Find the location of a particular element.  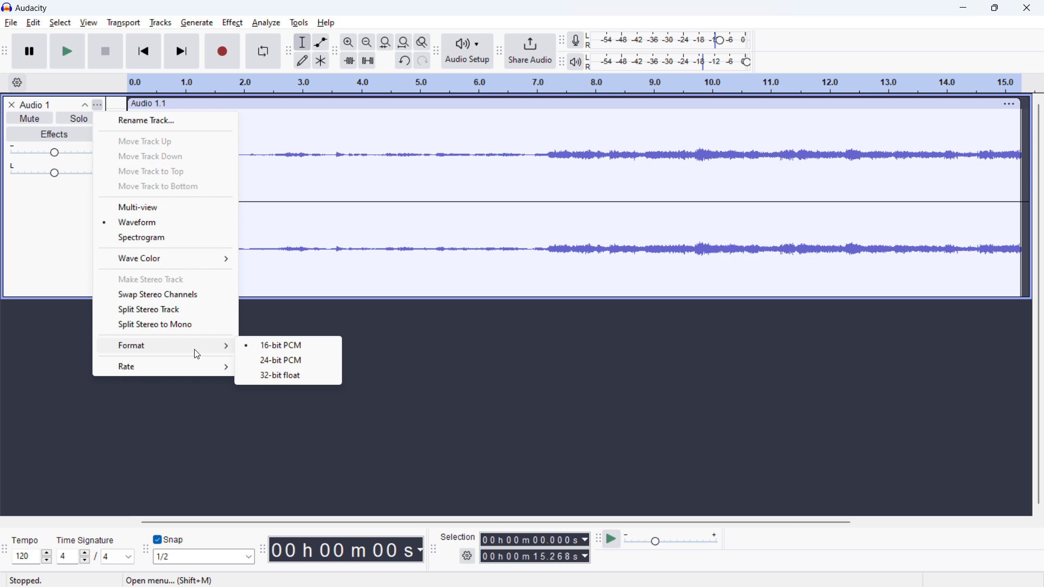

maximize is located at coordinates (997, 7).